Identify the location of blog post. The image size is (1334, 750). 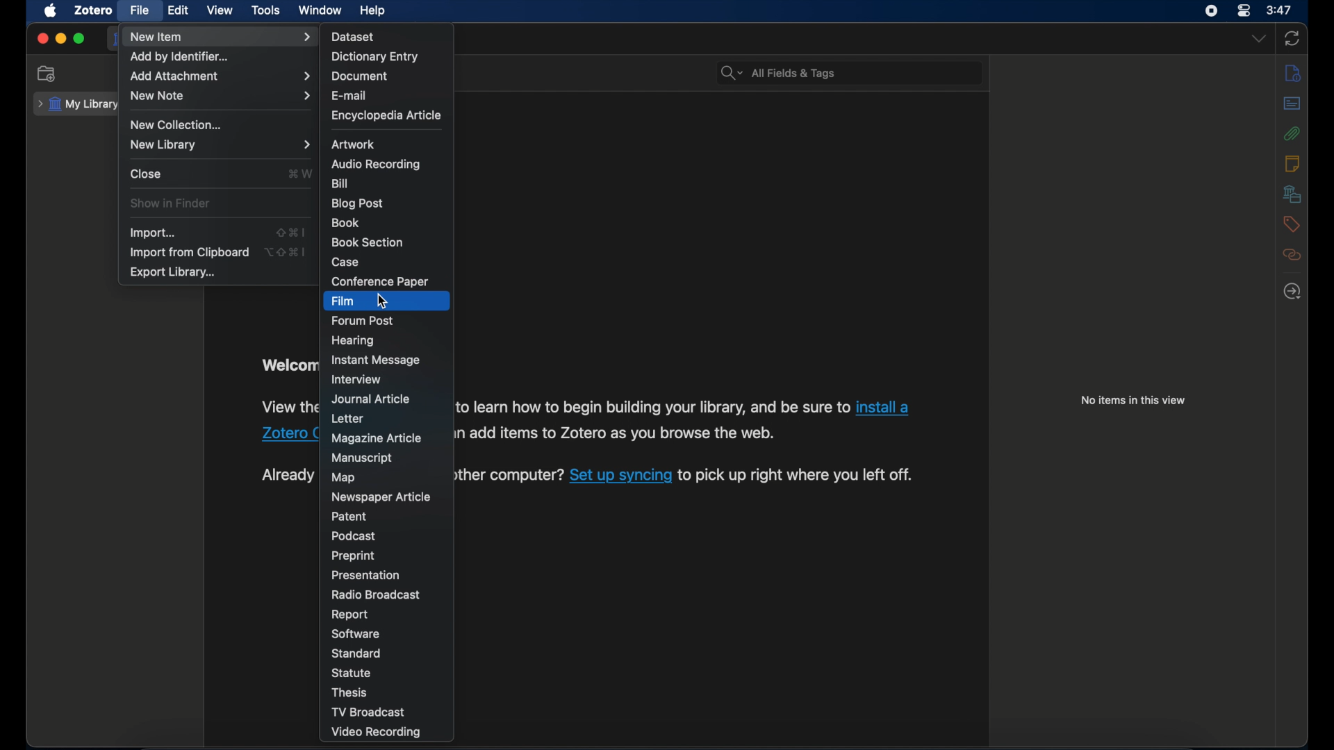
(357, 203).